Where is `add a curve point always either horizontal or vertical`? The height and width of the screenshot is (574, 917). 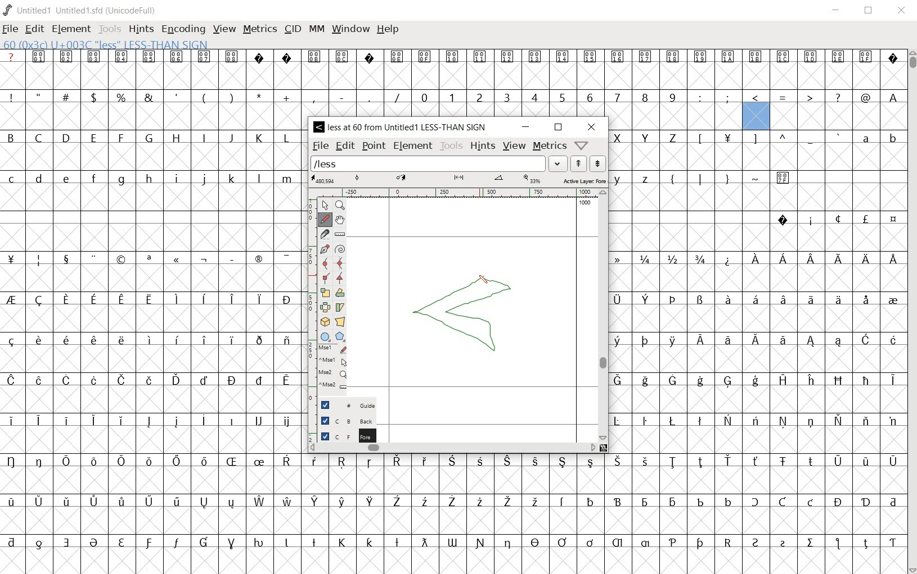 add a curve point always either horizontal or vertical is located at coordinates (339, 262).